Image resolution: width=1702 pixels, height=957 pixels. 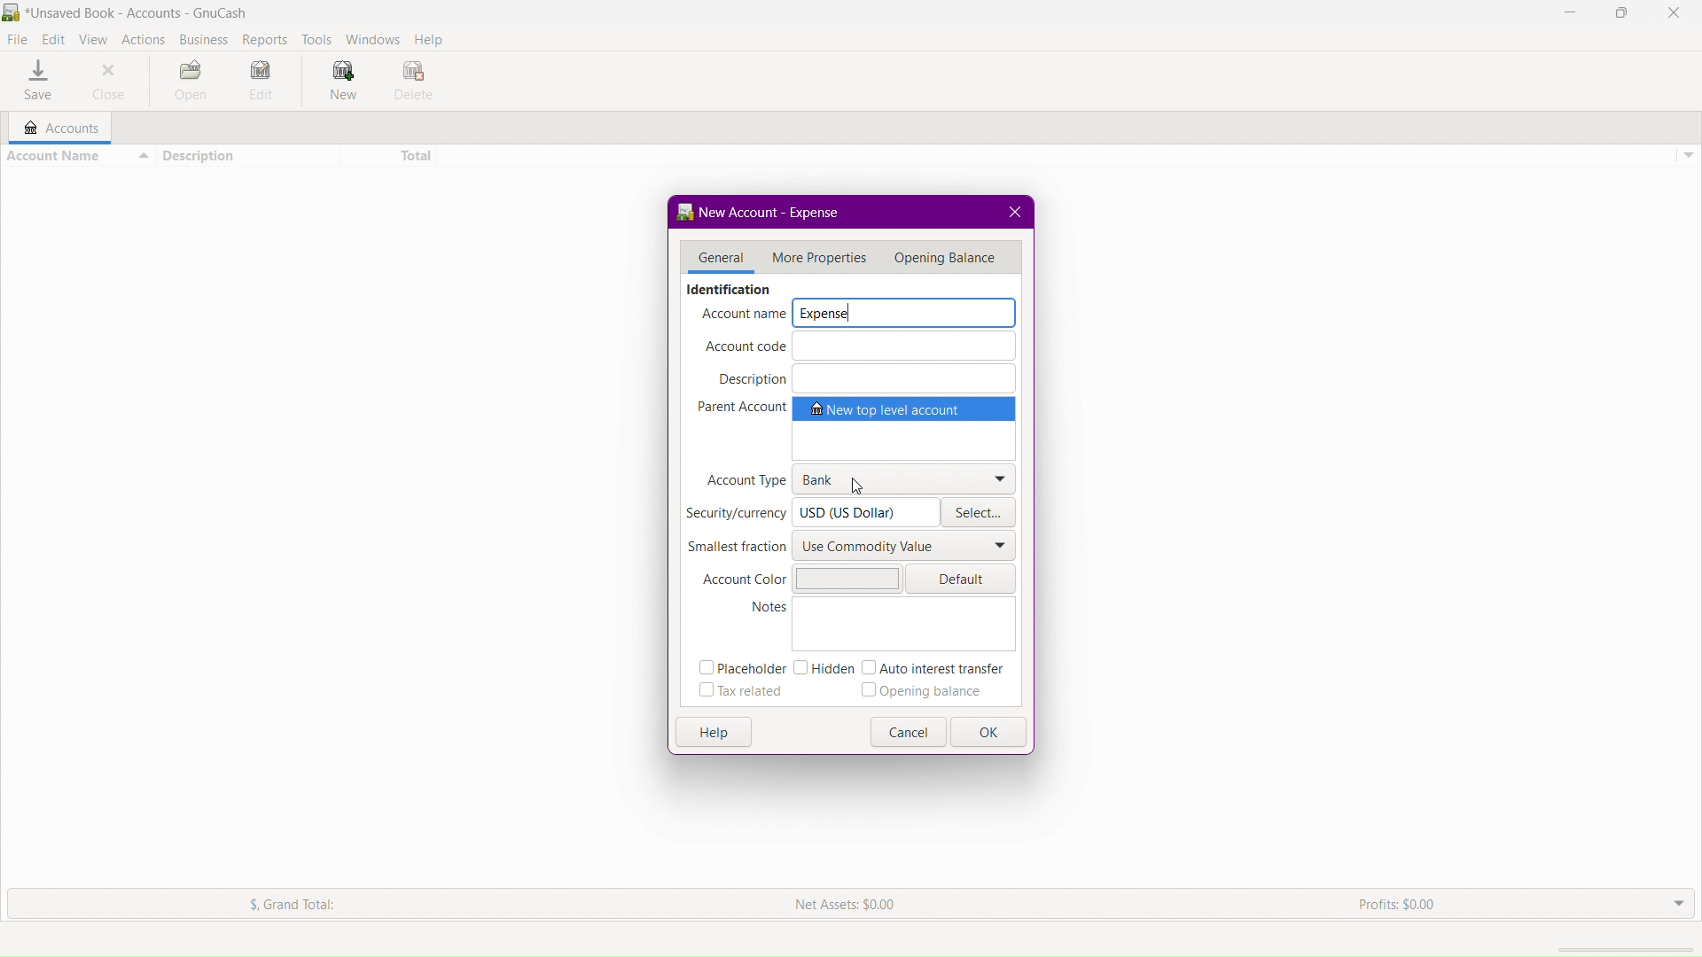 I want to click on Minimize, so click(x=1573, y=13).